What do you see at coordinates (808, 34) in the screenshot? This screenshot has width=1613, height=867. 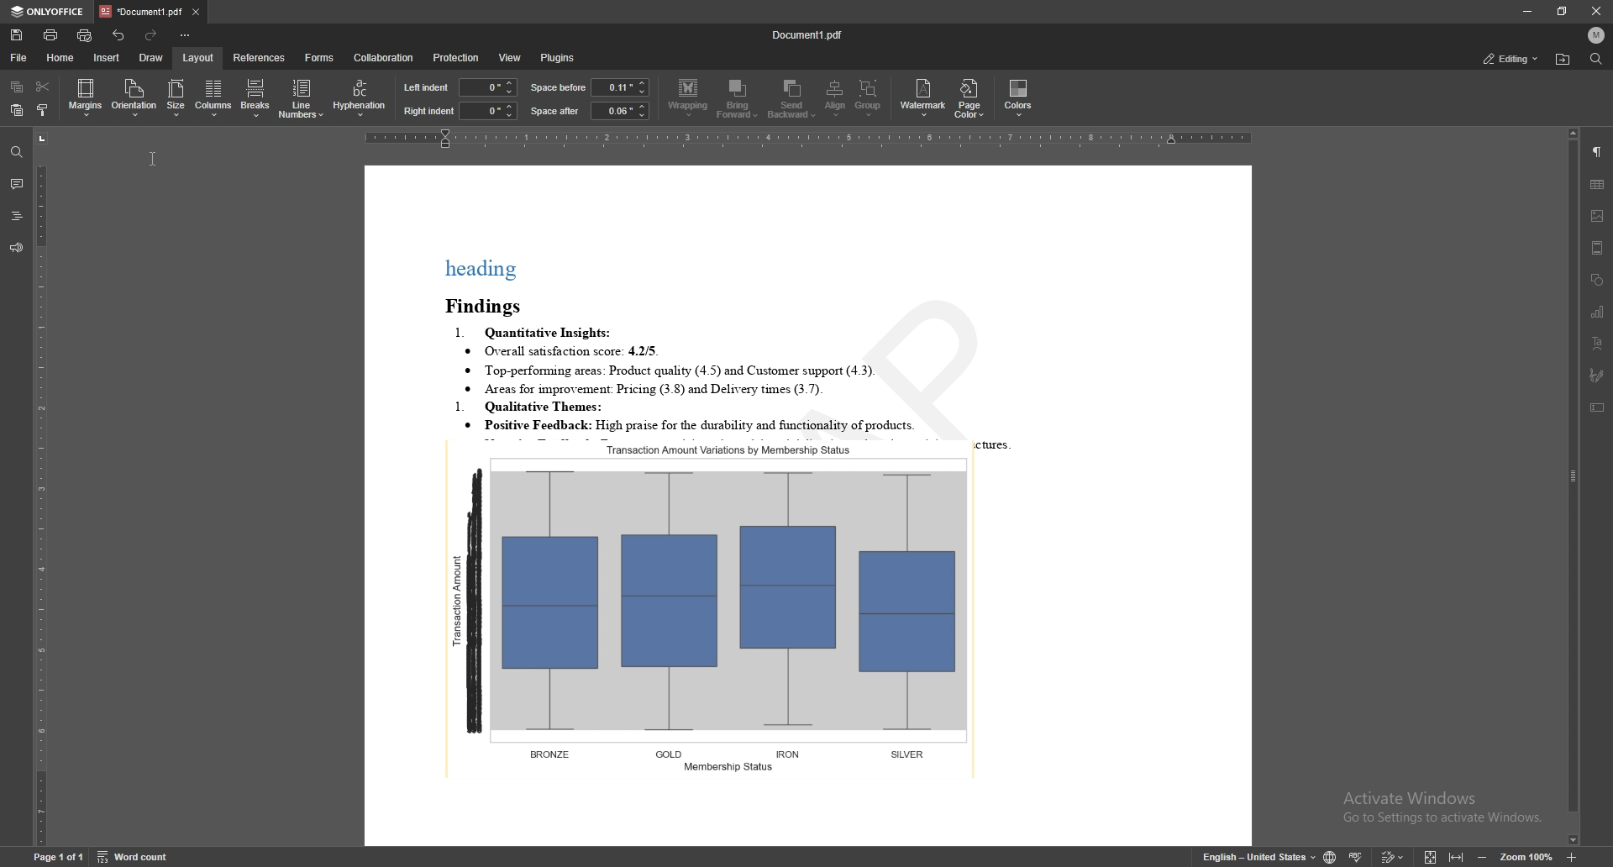 I see `file name` at bounding box center [808, 34].